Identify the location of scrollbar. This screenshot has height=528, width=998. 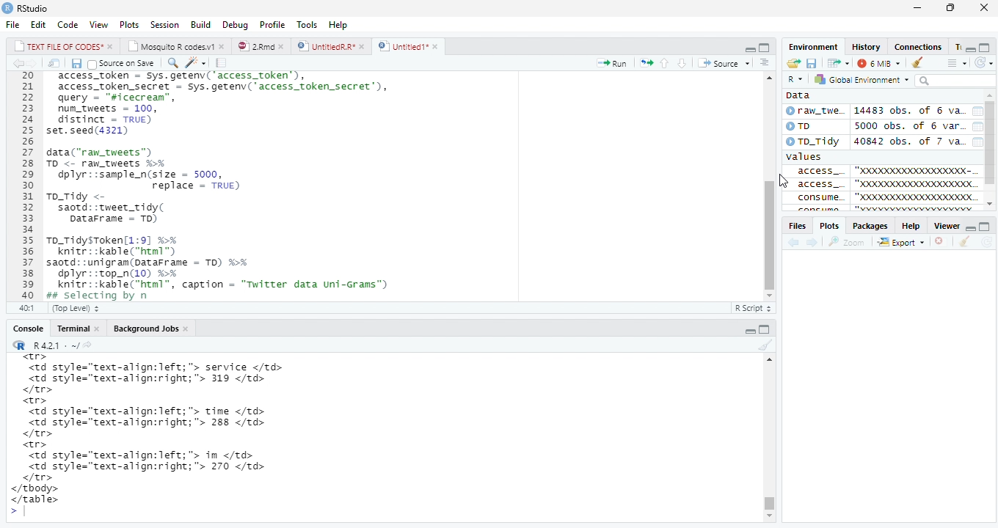
(991, 149).